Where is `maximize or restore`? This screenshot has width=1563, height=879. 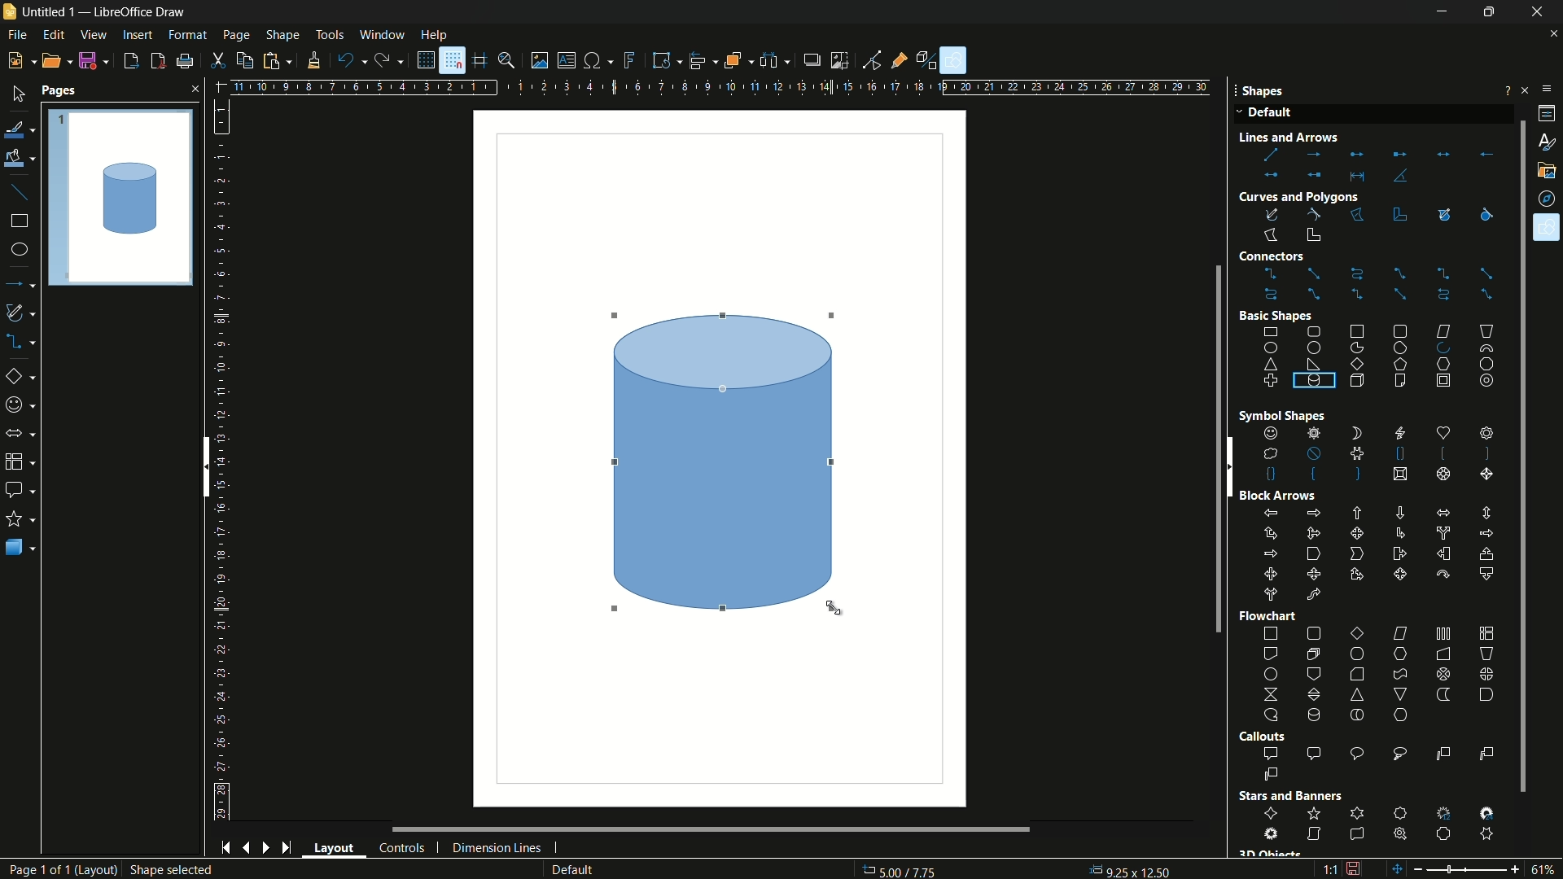
maximize or restore is located at coordinates (1493, 12).